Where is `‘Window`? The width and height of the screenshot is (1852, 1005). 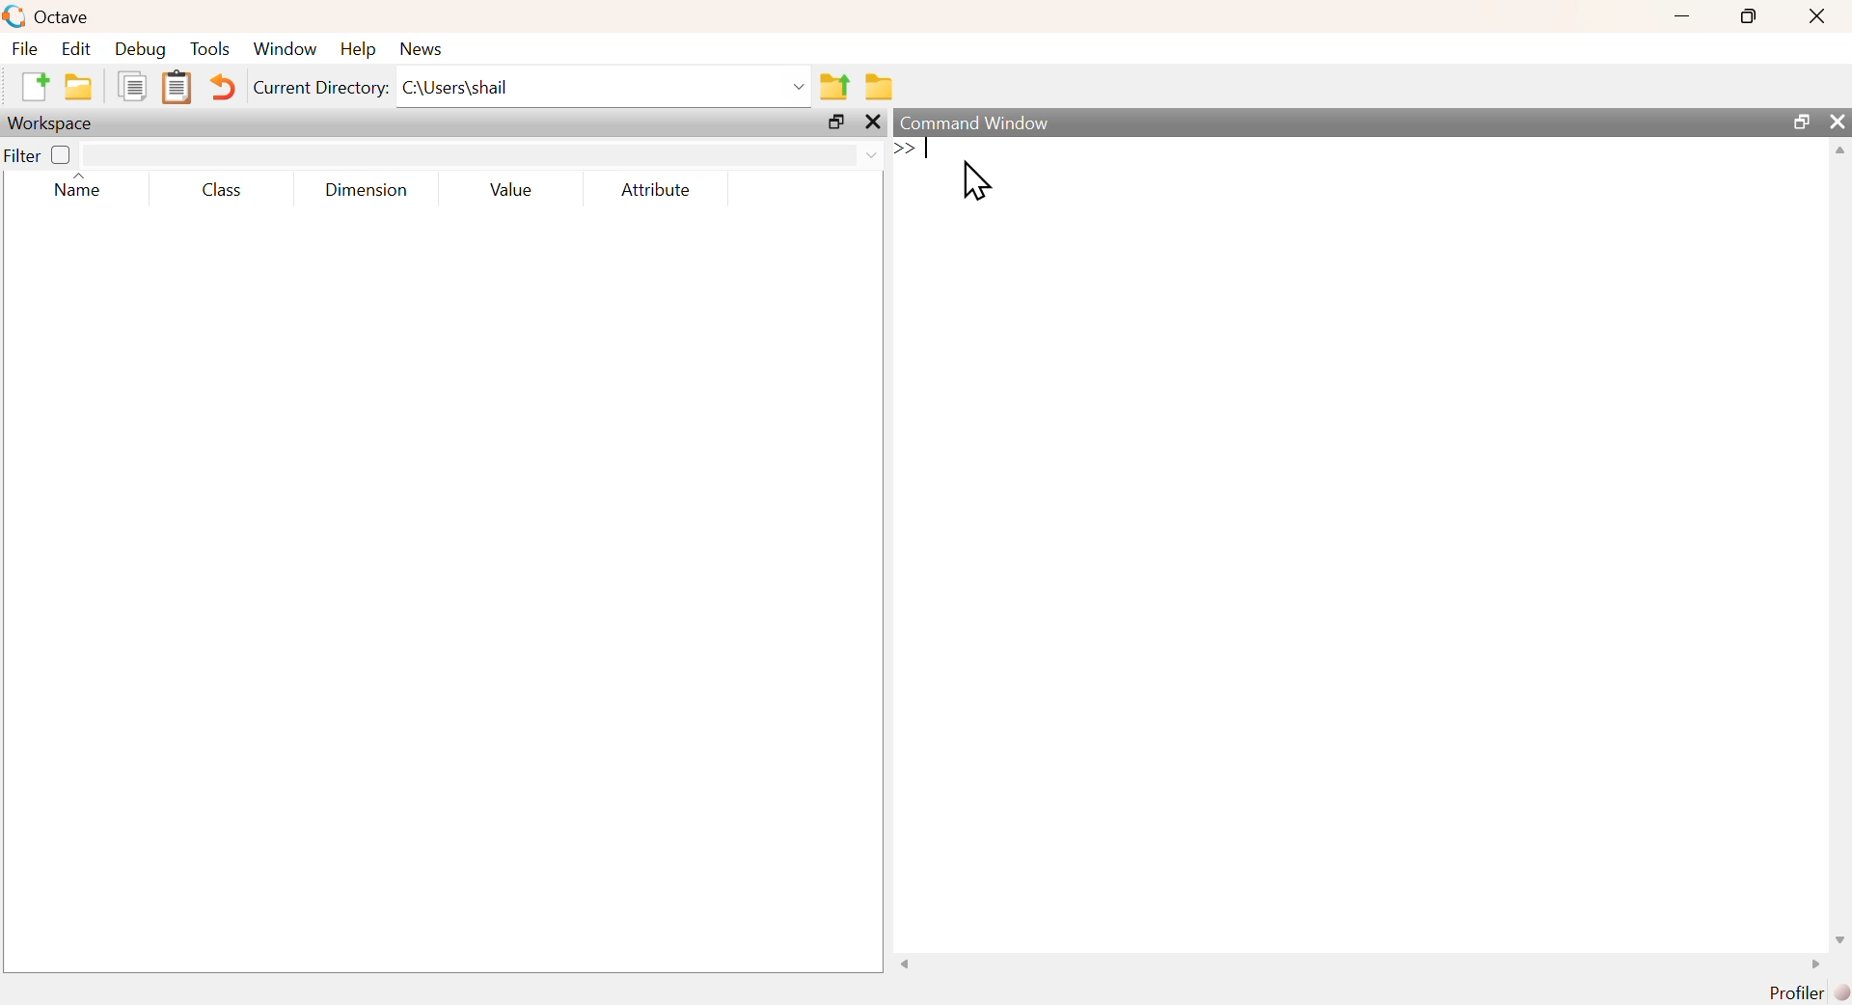 ‘Window is located at coordinates (283, 50).